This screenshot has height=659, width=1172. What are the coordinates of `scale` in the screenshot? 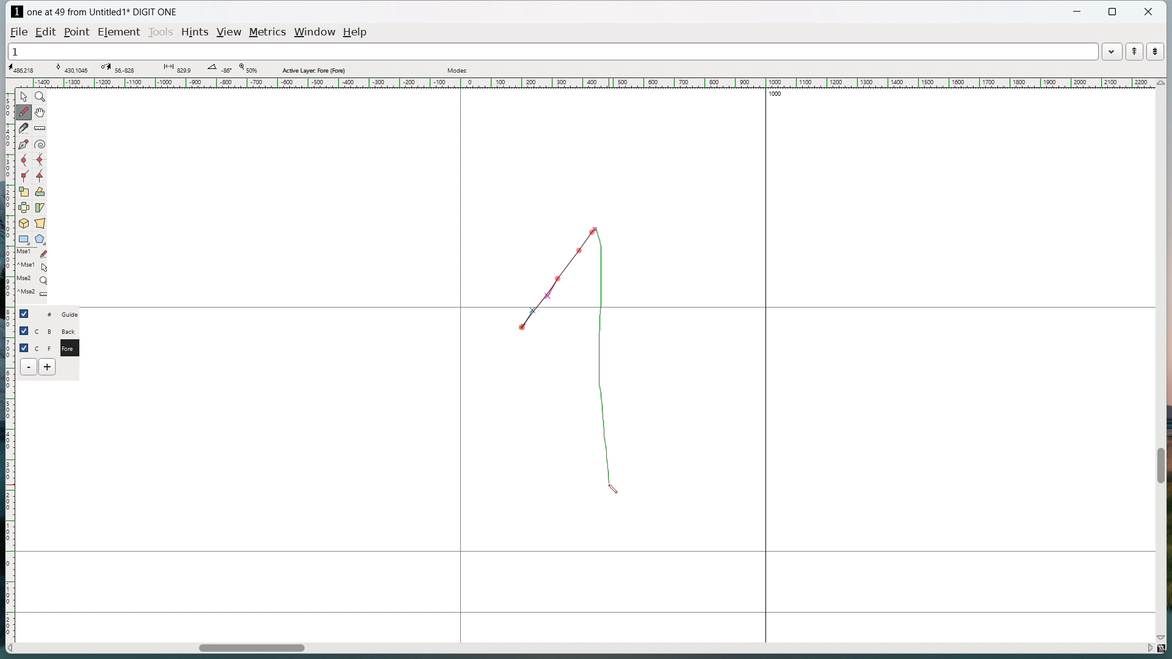 It's located at (24, 191).